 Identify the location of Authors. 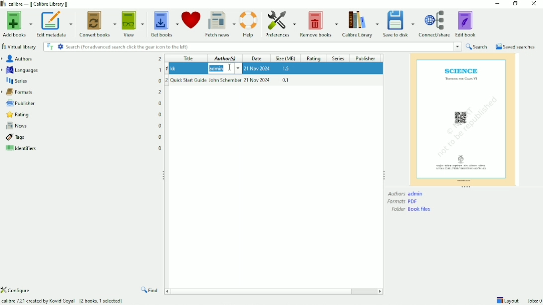
(82, 59).